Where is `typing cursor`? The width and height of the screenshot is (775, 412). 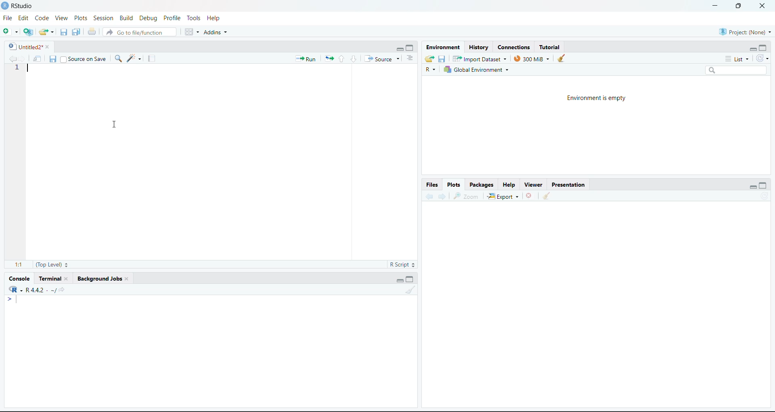 typing cursor is located at coordinates (30, 70).